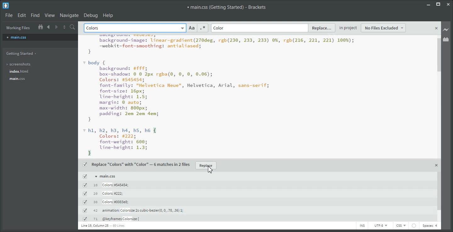  I want to click on Extension Manager, so click(446, 39).